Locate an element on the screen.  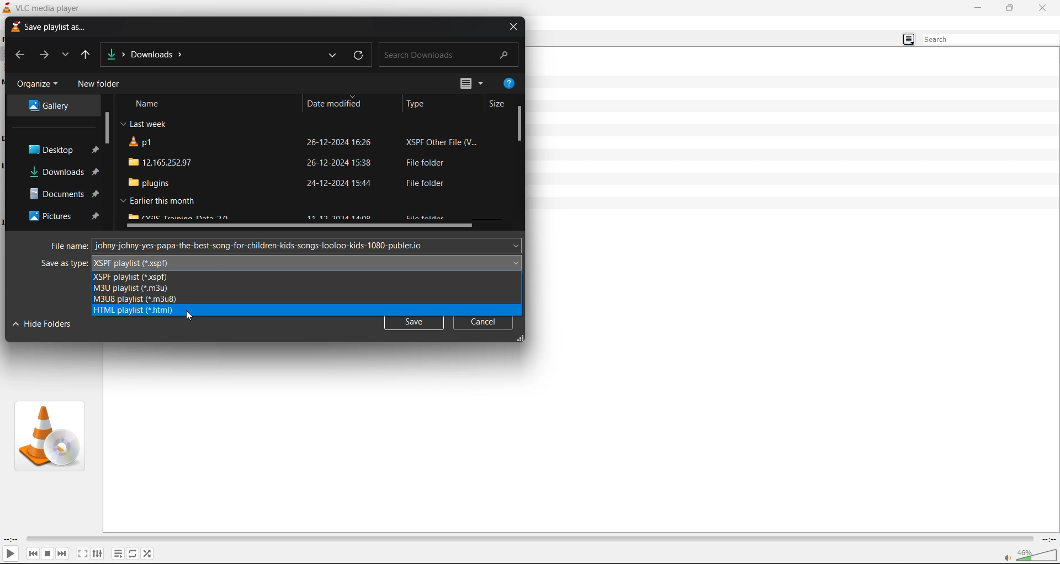
search is located at coordinates (990, 40).